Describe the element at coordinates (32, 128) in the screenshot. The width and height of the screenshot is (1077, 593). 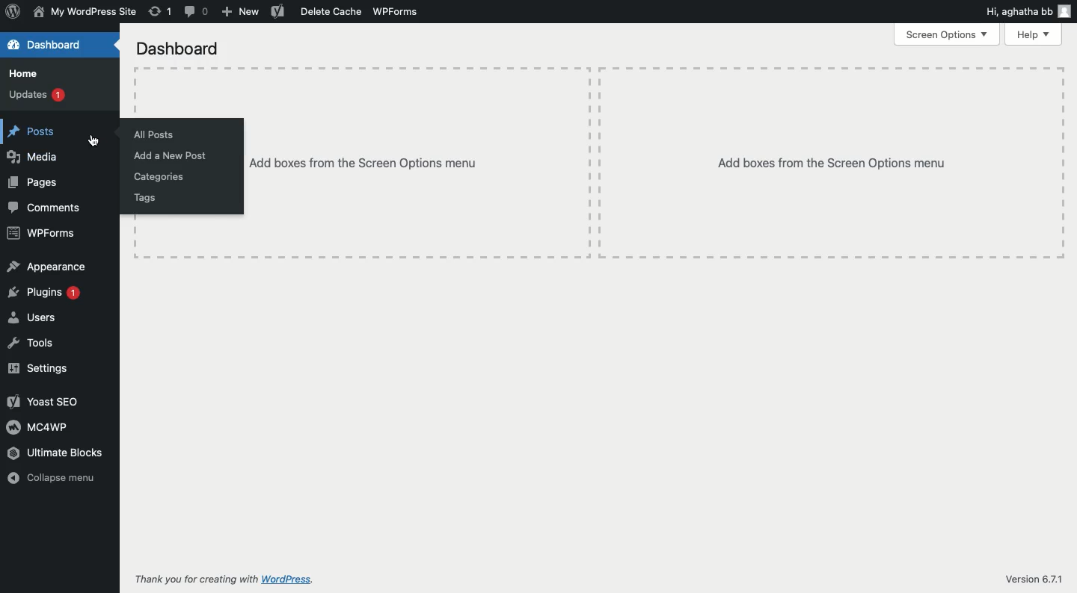
I see `Posts` at that location.